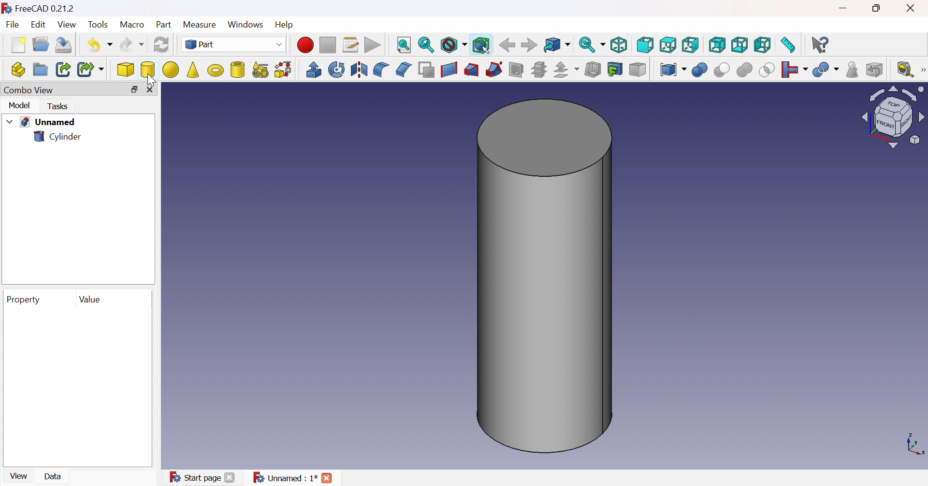 The height and width of the screenshot is (486, 928). What do you see at coordinates (788, 44) in the screenshot?
I see `Measure distance` at bounding box center [788, 44].